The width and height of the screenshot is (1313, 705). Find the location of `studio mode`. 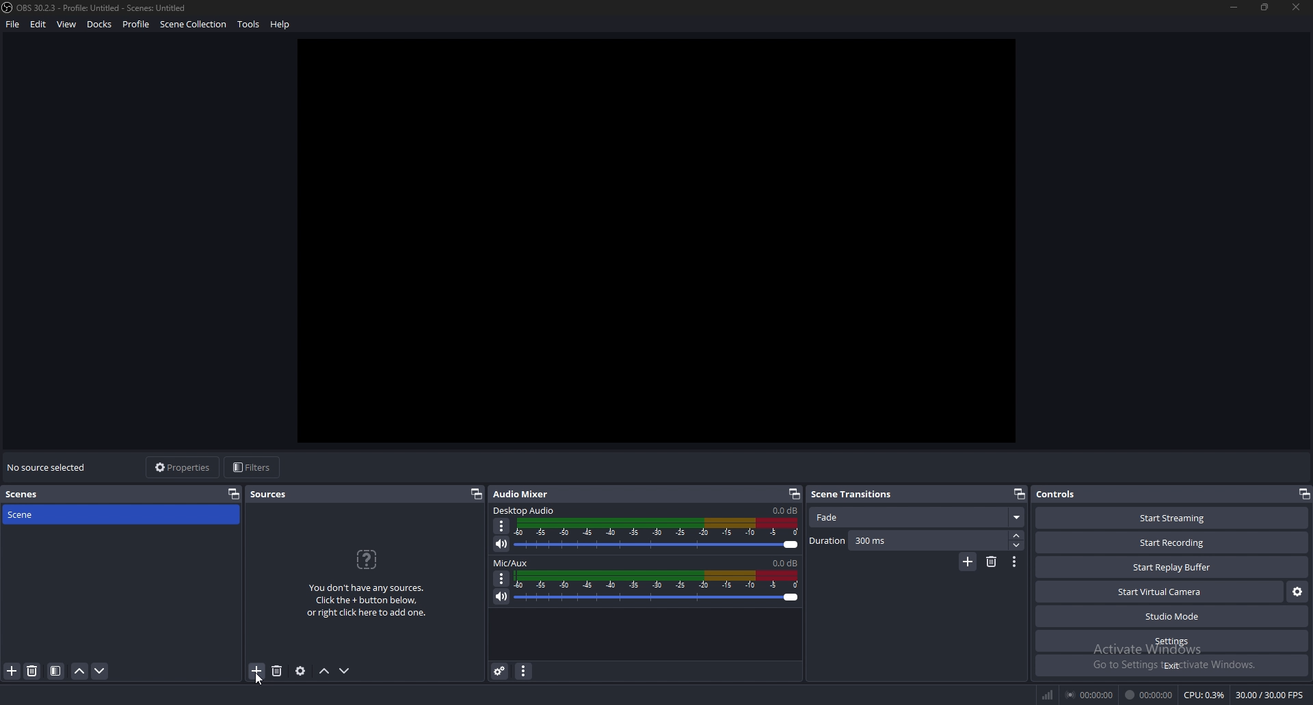

studio mode is located at coordinates (1171, 617).